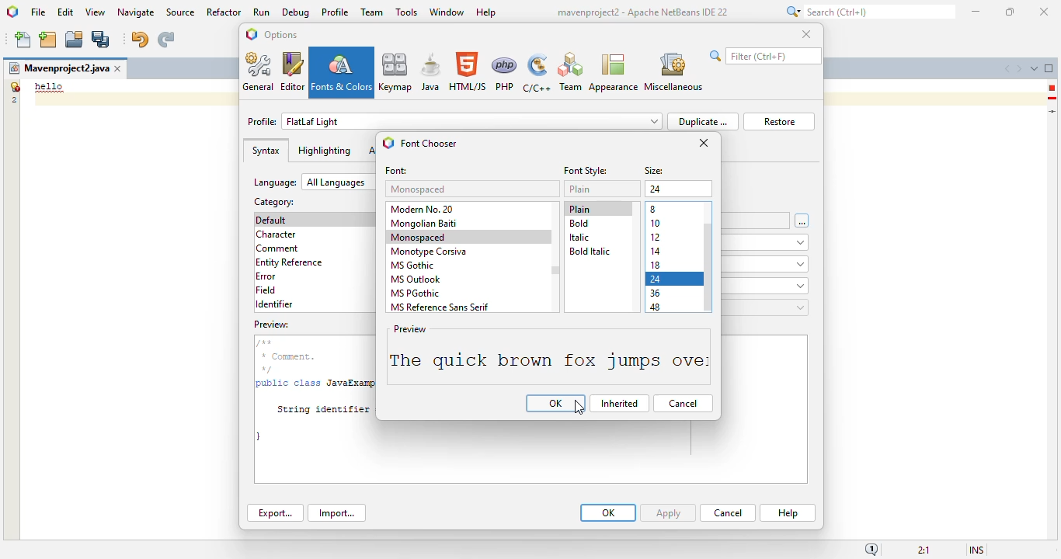 The image size is (1061, 559). What do you see at coordinates (372, 12) in the screenshot?
I see `team` at bounding box center [372, 12].